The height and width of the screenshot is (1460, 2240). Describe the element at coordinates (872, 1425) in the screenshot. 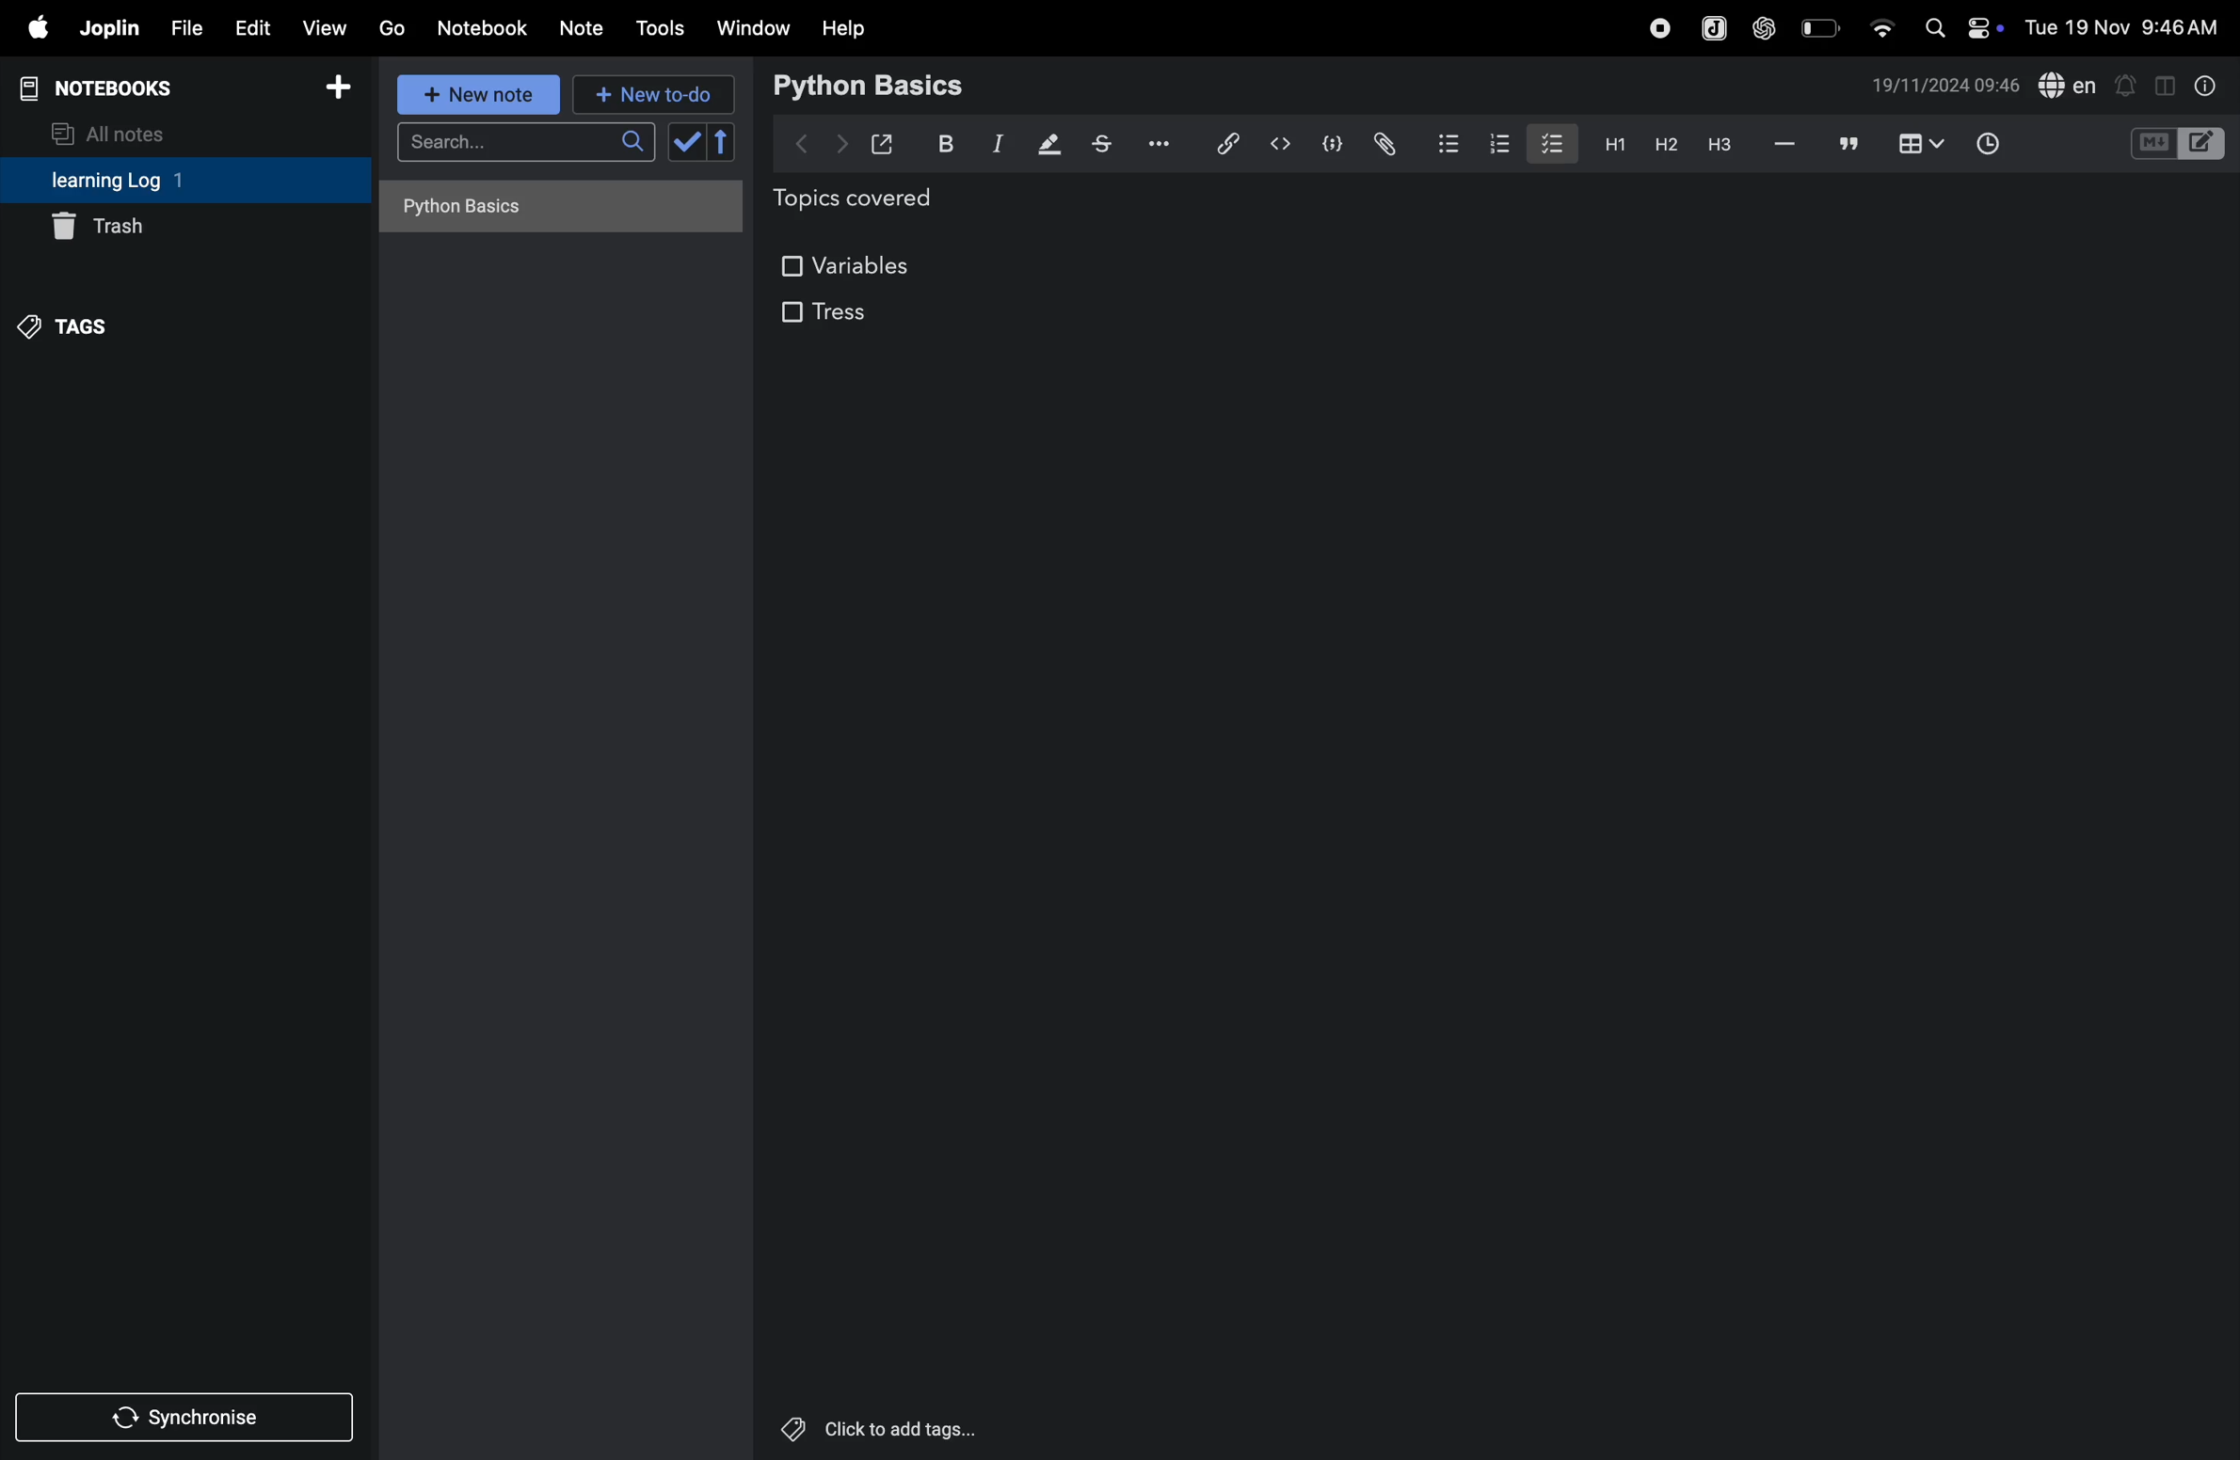

I see `click to add tags` at that location.